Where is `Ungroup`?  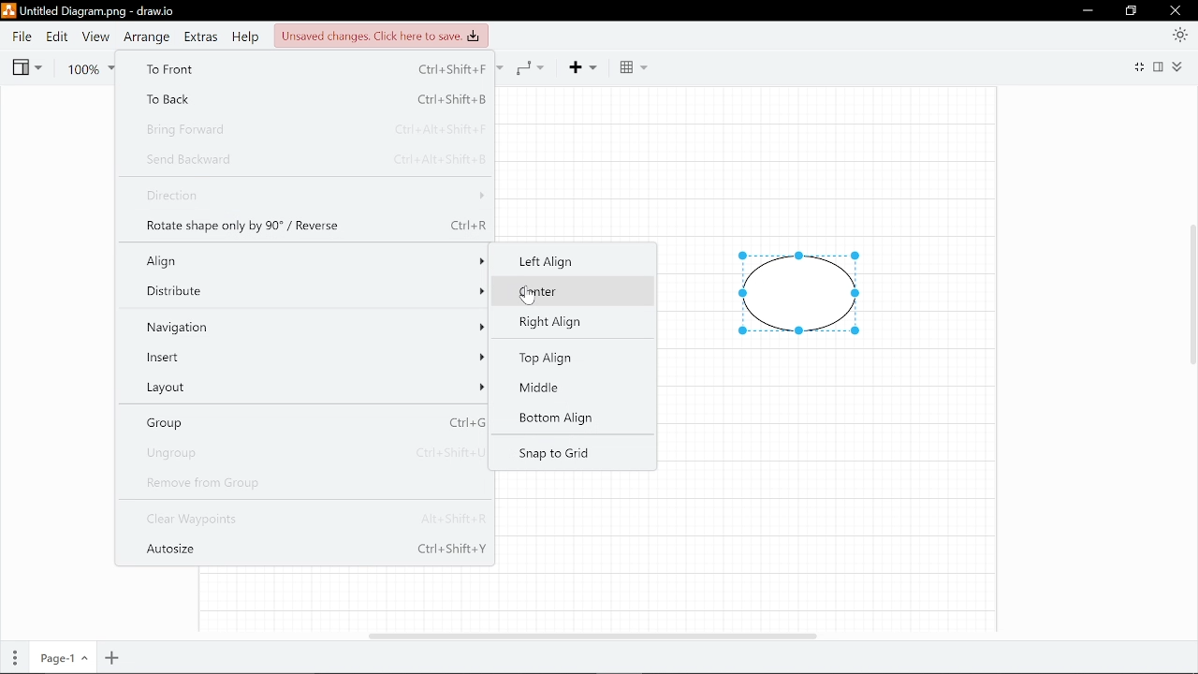
Ungroup is located at coordinates (309, 451).